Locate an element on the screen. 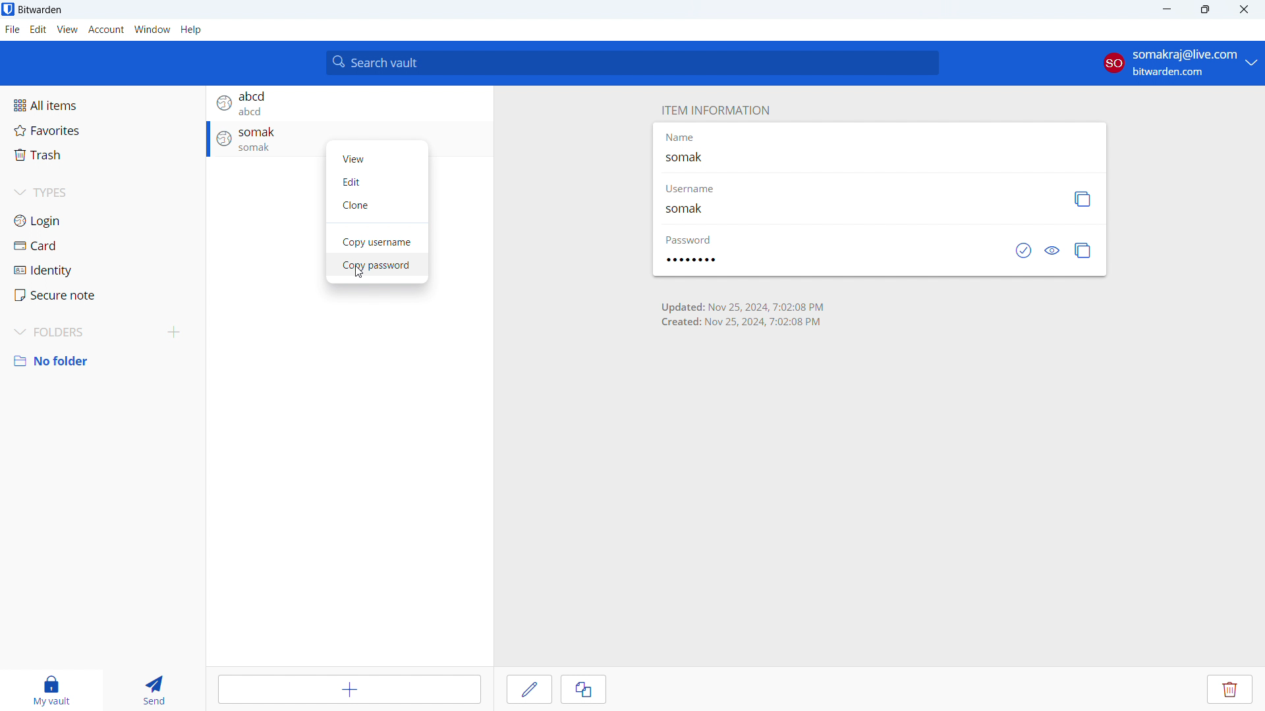 Image resolution: width=1265 pixels, height=711 pixels. account is located at coordinates (106, 30).